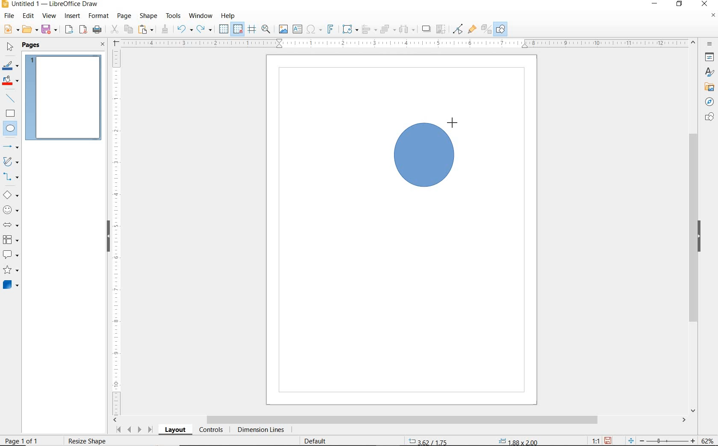 The height and width of the screenshot is (446, 718). I want to click on SAVE, so click(609, 440).